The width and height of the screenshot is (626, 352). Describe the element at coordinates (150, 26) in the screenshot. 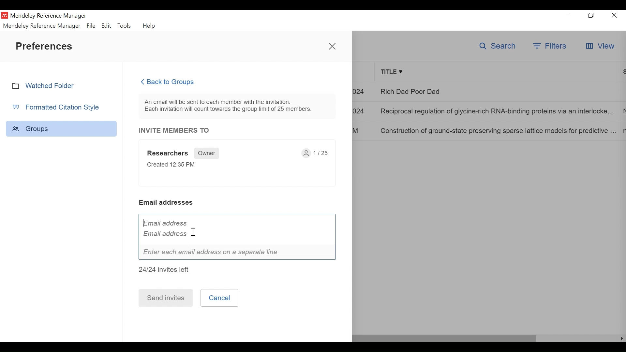

I see `Help` at that location.